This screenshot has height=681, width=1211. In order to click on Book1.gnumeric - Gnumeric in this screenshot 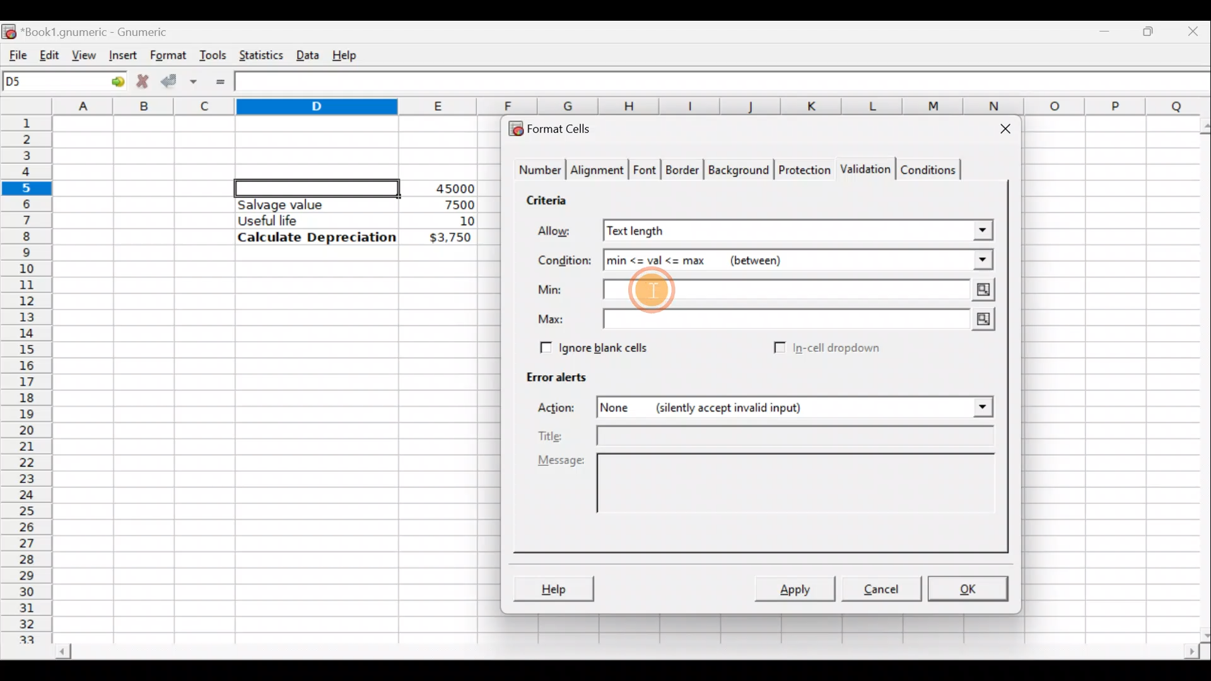, I will do `click(103, 31)`.